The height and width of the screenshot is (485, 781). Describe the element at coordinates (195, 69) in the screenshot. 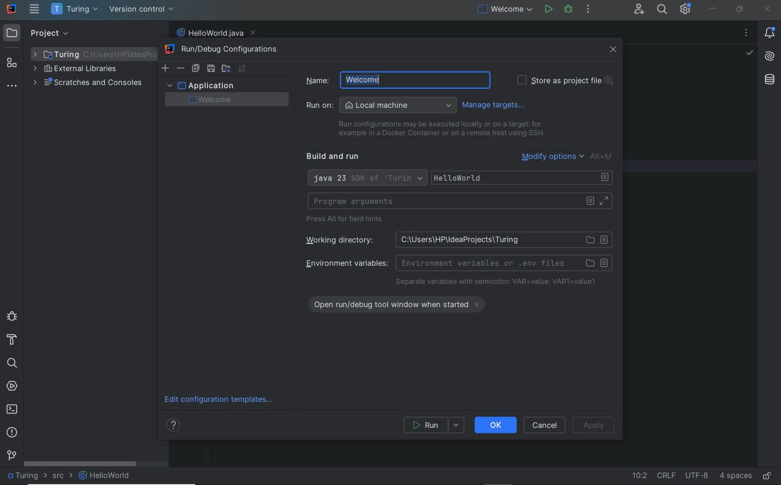

I see `COPY CONFIGURATION` at that location.